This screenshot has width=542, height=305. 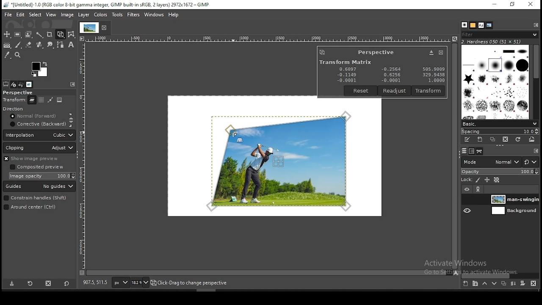 What do you see at coordinates (29, 44) in the screenshot?
I see `eraser tool` at bounding box center [29, 44].